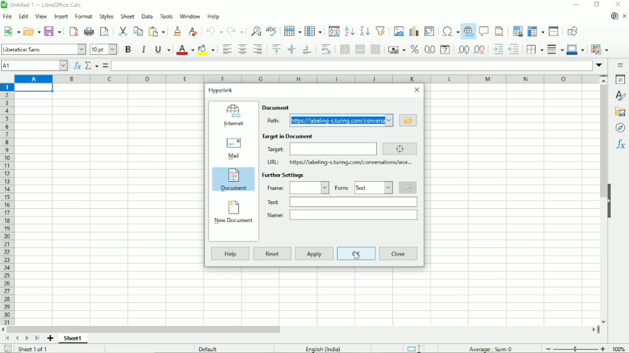 The image size is (629, 353). What do you see at coordinates (207, 49) in the screenshot?
I see `Background color` at bounding box center [207, 49].